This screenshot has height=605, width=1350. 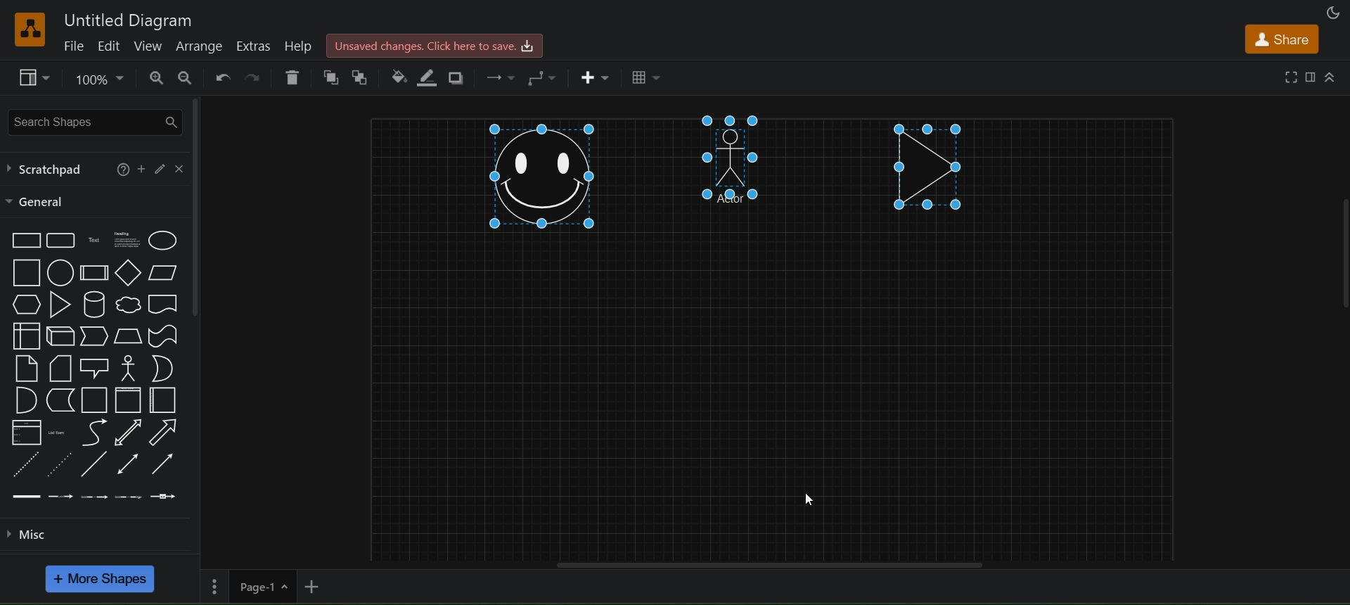 What do you see at coordinates (28, 464) in the screenshot?
I see `dashed line` at bounding box center [28, 464].